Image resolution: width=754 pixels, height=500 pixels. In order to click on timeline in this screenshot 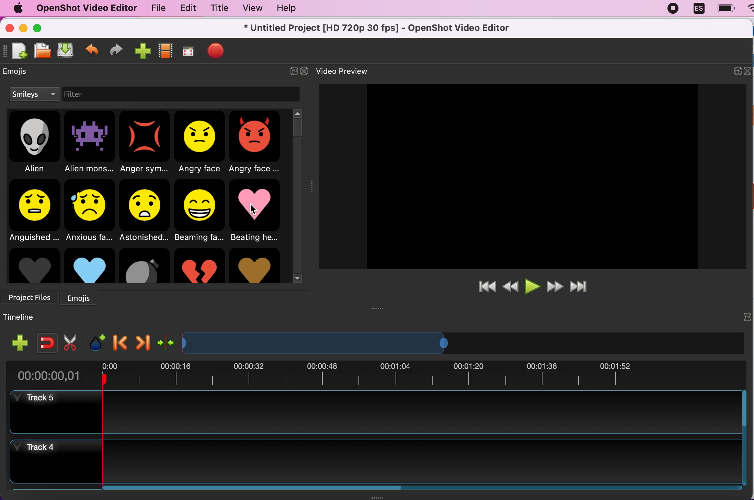, I will do `click(22, 317)`.